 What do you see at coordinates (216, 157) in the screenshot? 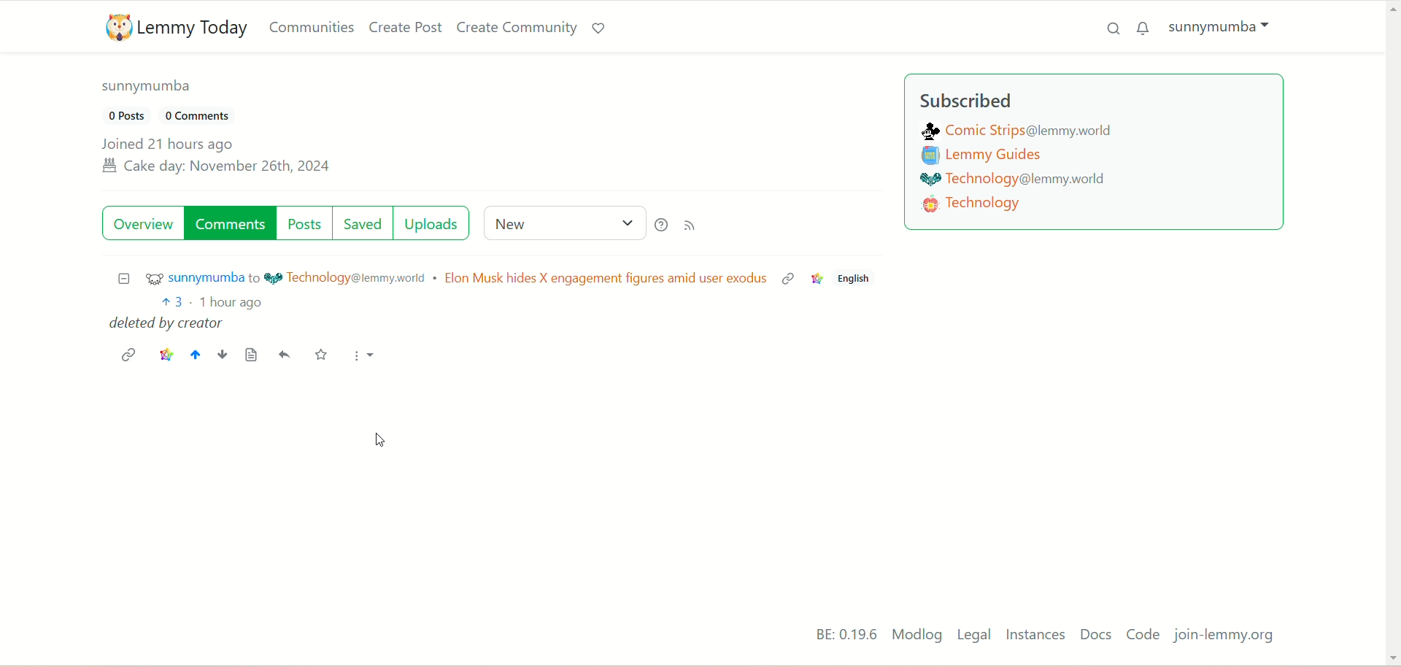
I see `date and time of joining` at bounding box center [216, 157].